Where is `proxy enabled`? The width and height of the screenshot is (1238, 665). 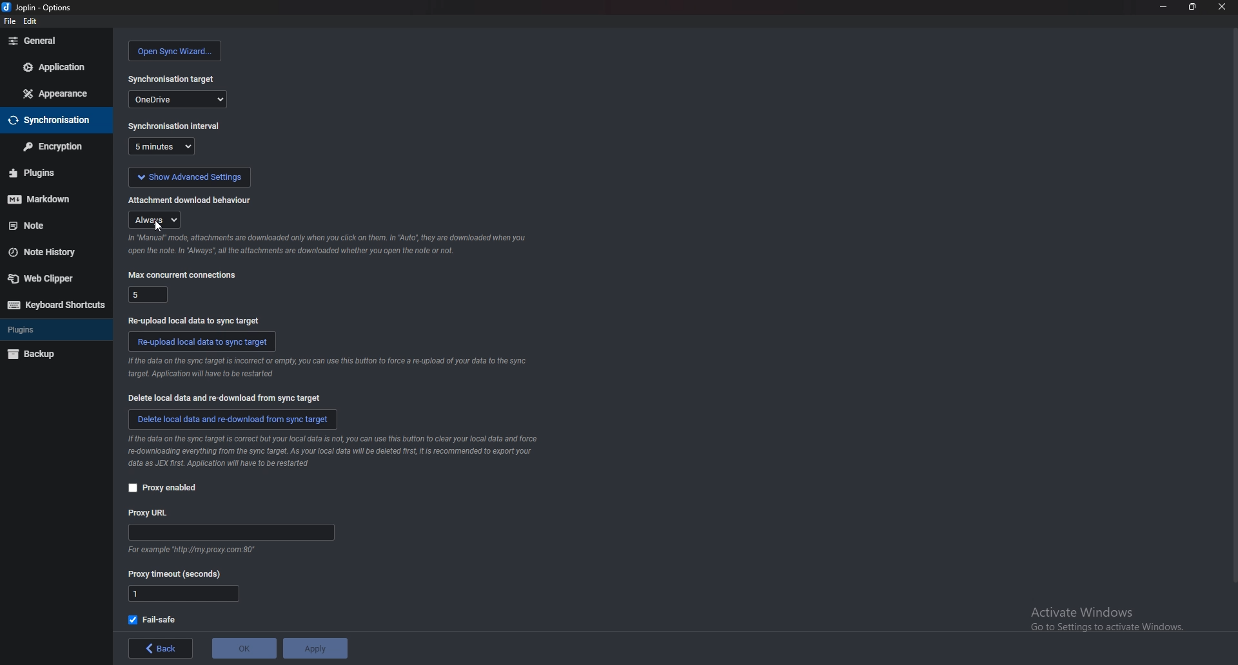
proxy enabled is located at coordinates (168, 488).